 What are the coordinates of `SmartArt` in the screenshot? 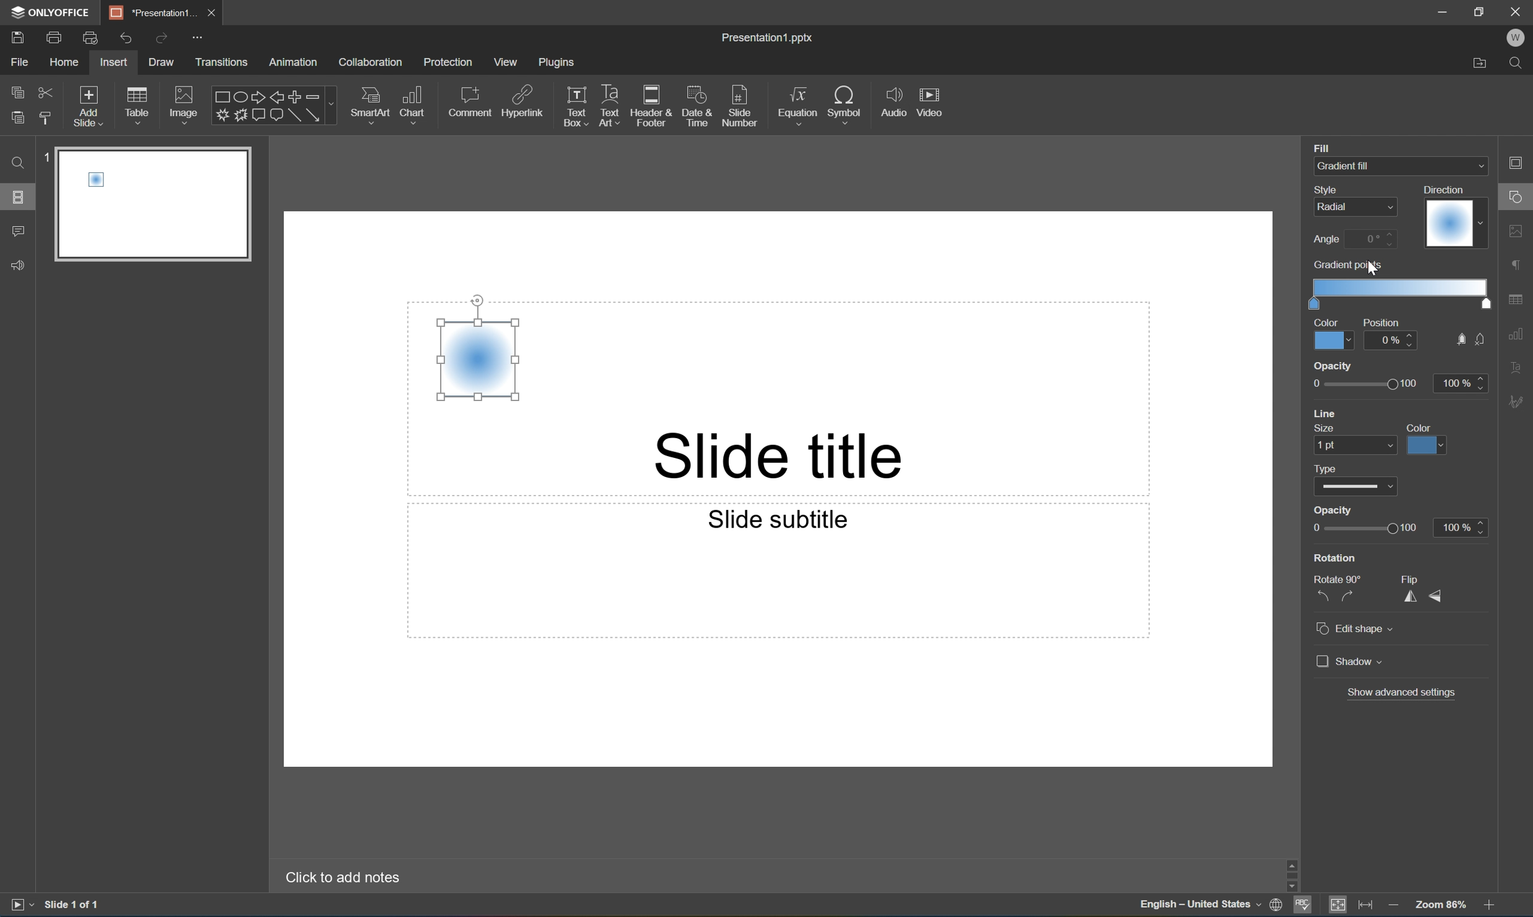 It's located at (369, 103).